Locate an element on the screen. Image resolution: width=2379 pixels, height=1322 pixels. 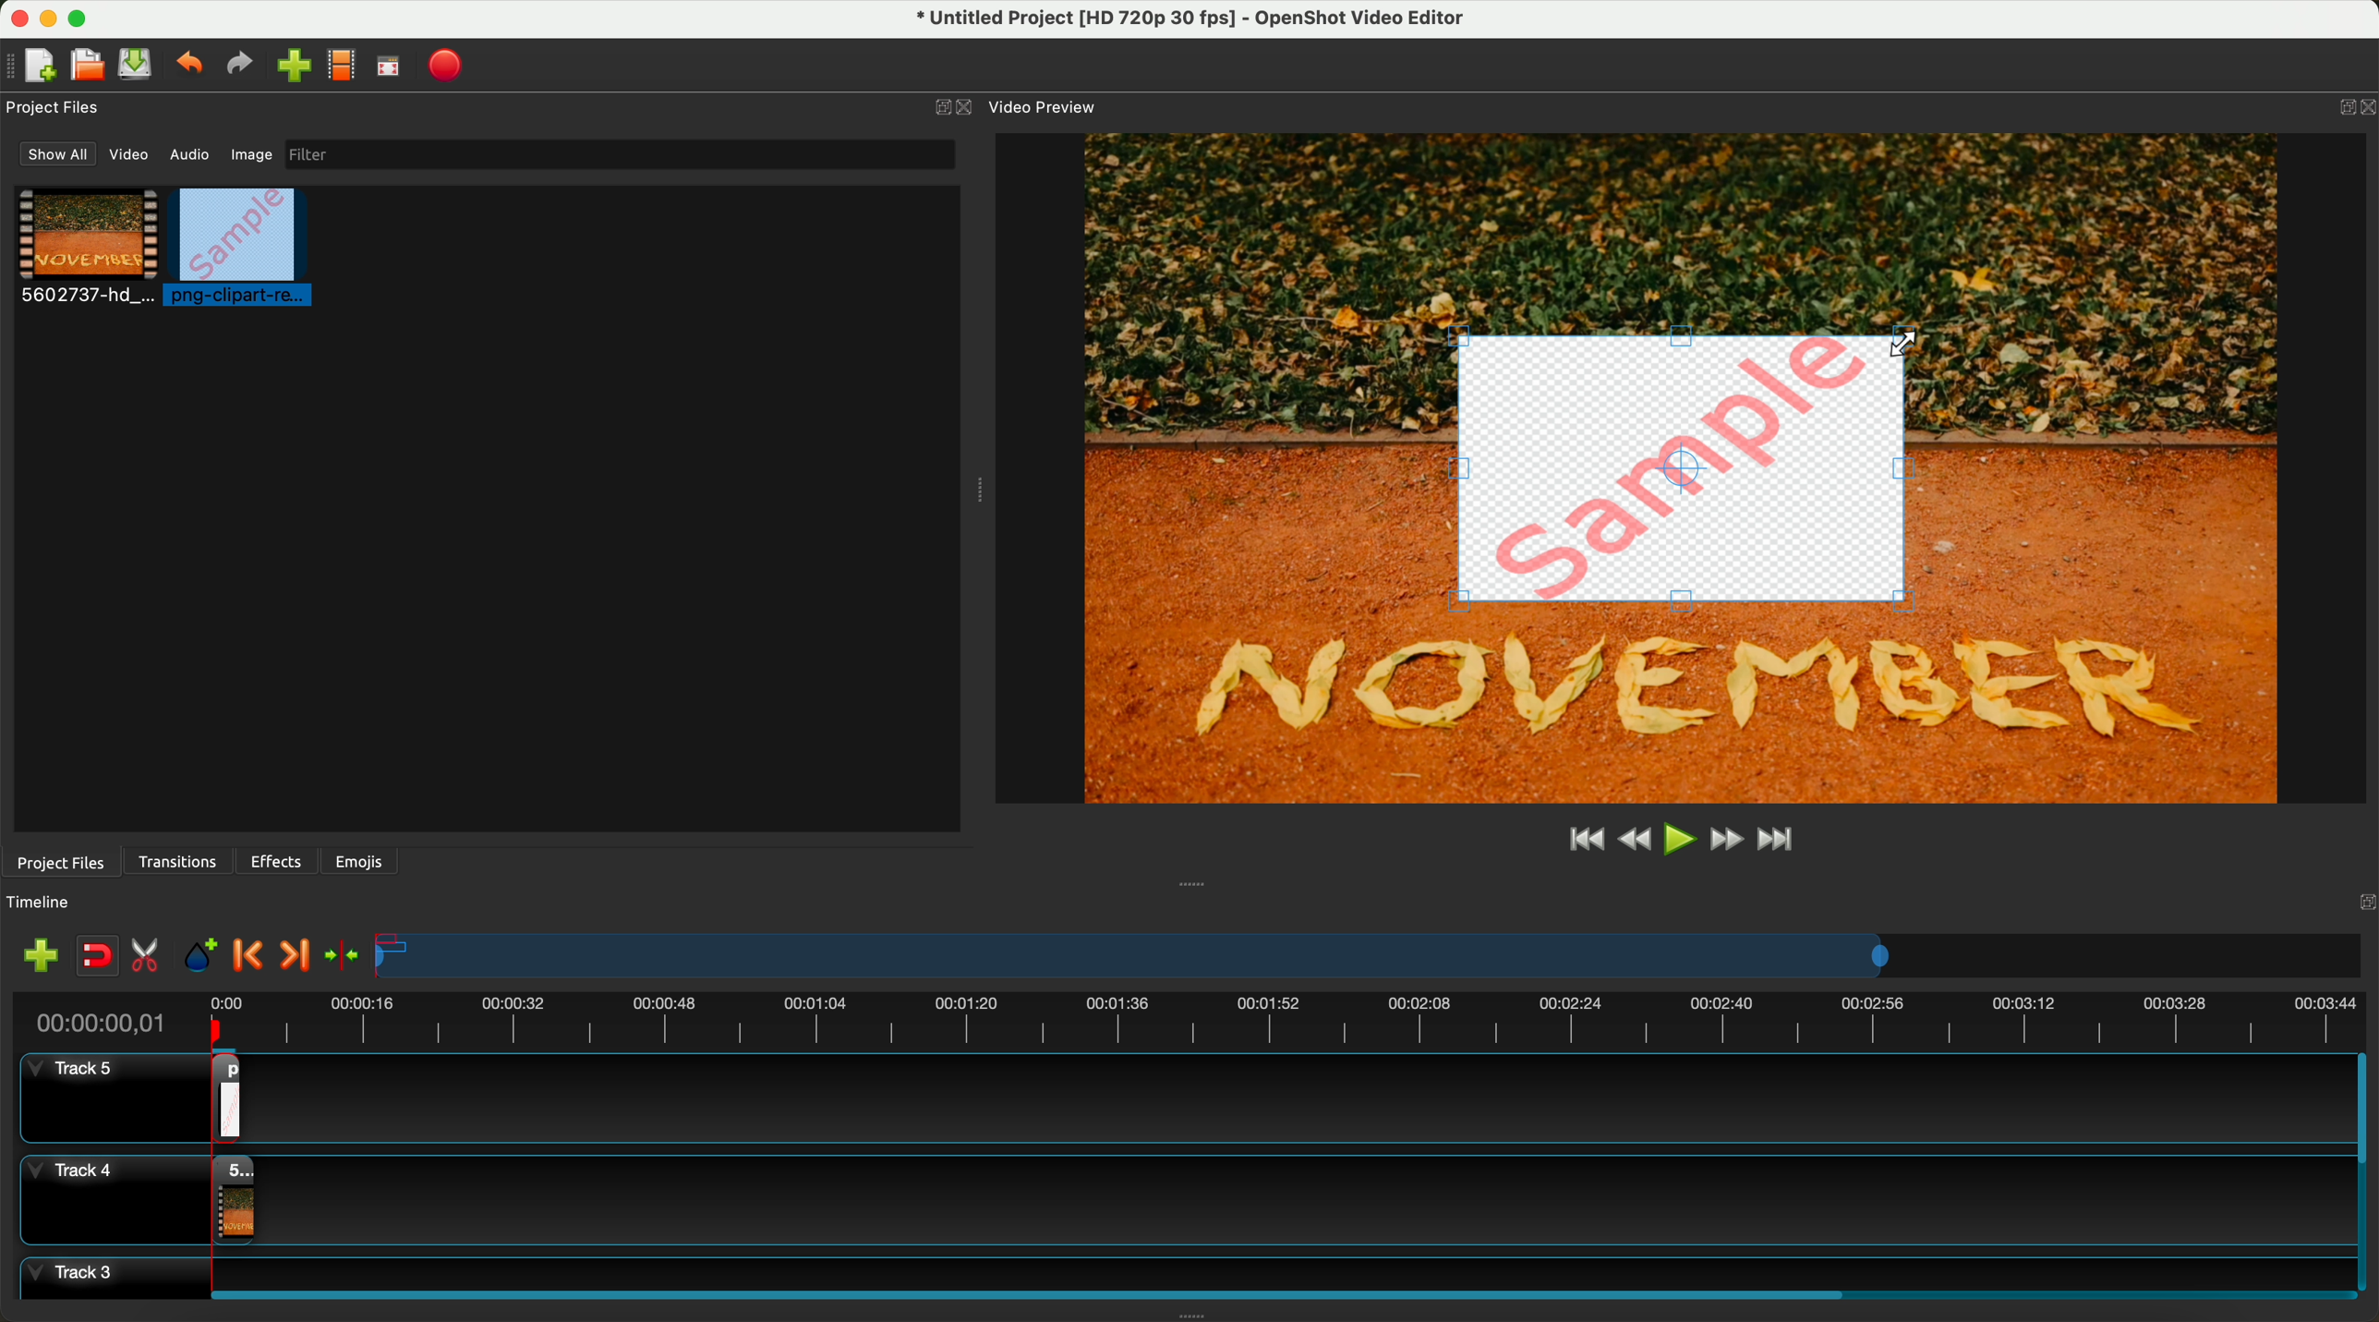
undo is located at coordinates (192, 67).